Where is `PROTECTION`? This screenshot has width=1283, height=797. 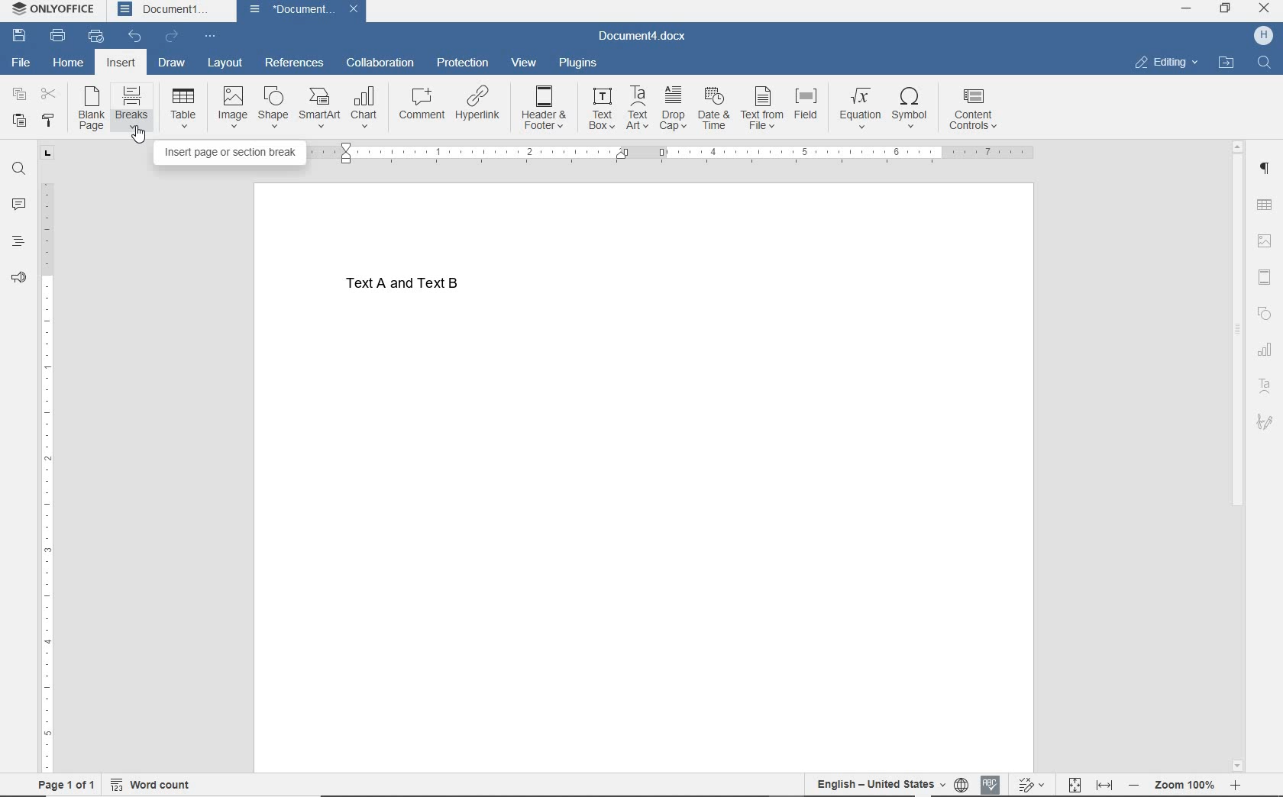 PROTECTION is located at coordinates (462, 63).